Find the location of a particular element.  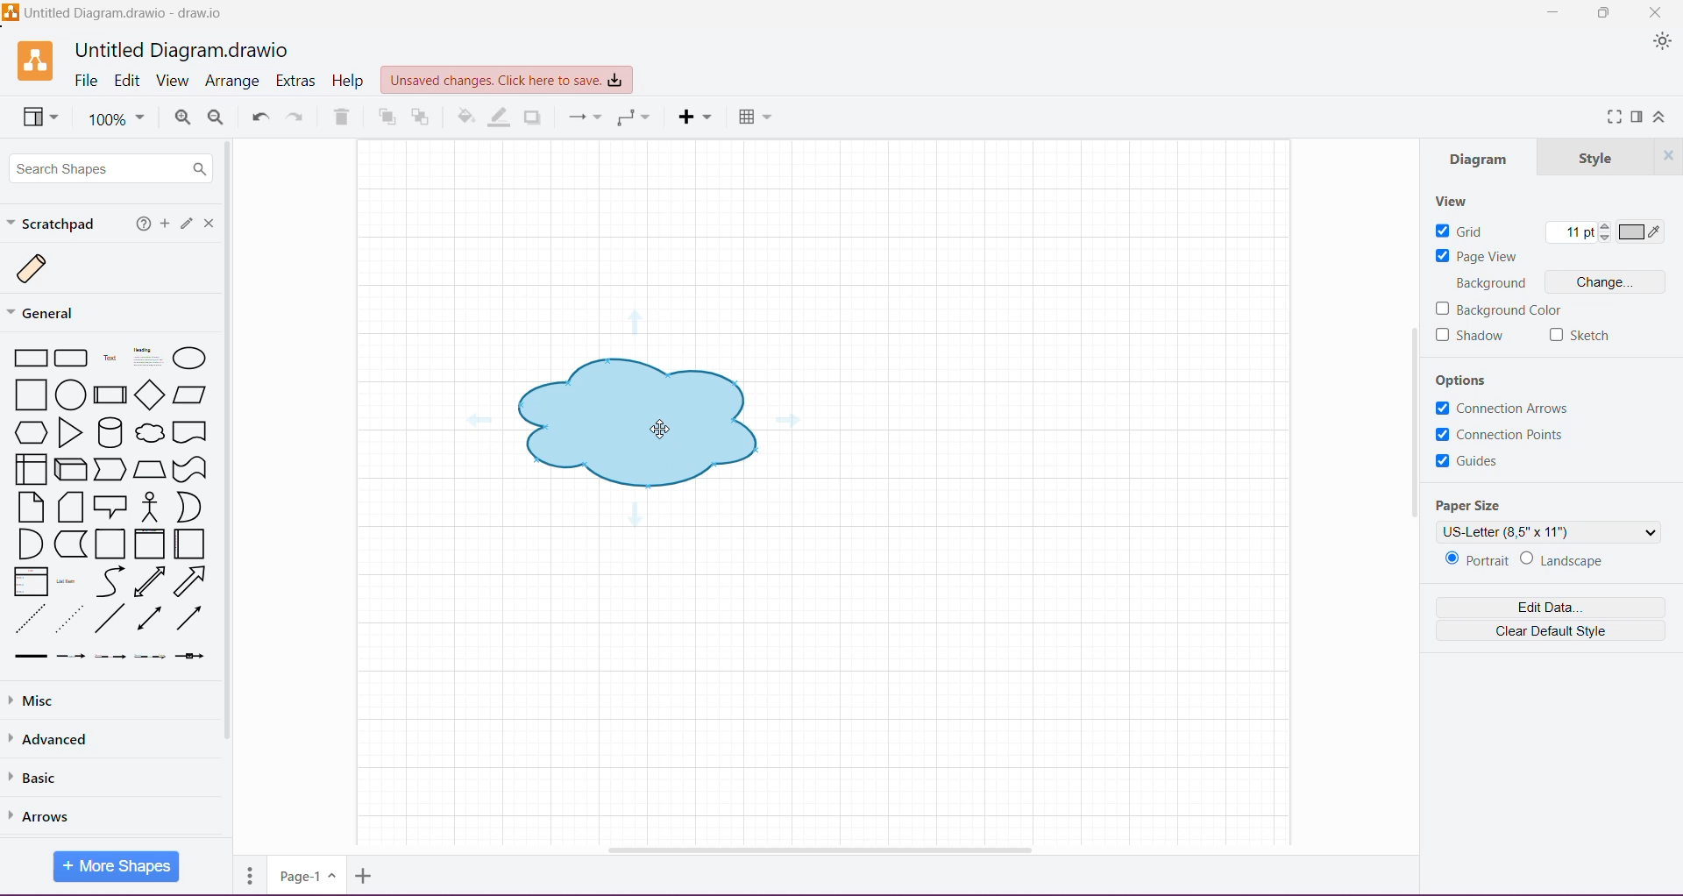

Application Logo is located at coordinates (37, 60).